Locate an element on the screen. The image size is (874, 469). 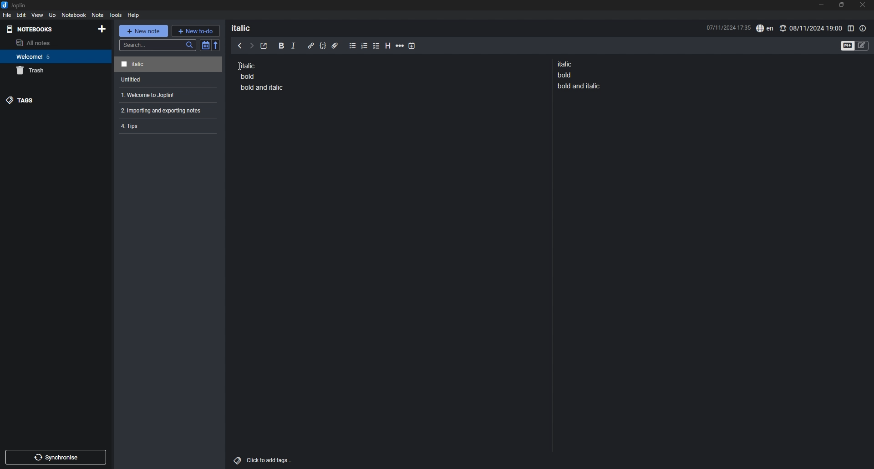
note is located at coordinates (169, 80).